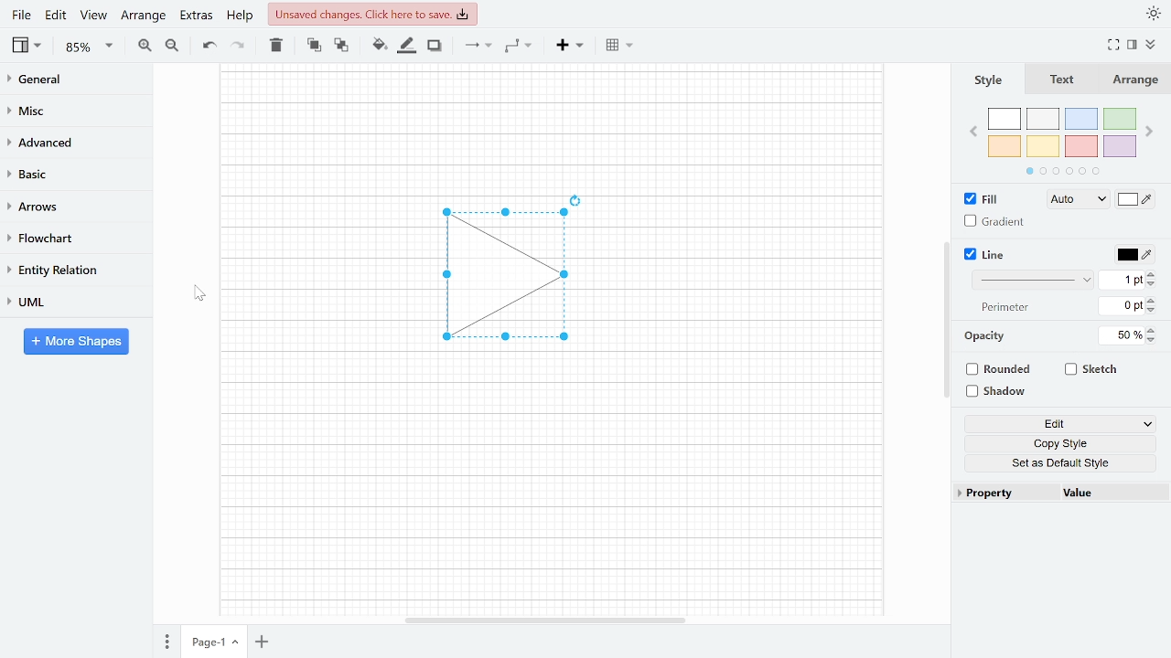 The height and width of the screenshot is (658, 1171). What do you see at coordinates (1122, 308) in the screenshot?
I see `Current perimeter` at bounding box center [1122, 308].